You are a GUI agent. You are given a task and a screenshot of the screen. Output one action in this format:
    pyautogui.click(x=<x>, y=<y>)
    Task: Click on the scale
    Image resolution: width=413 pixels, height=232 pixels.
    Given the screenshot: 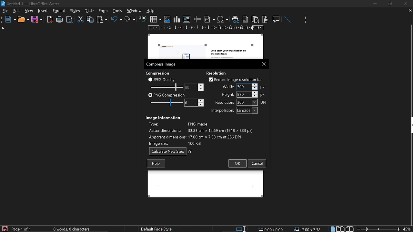 What is the action you would take?
    pyautogui.click(x=206, y=28)
    